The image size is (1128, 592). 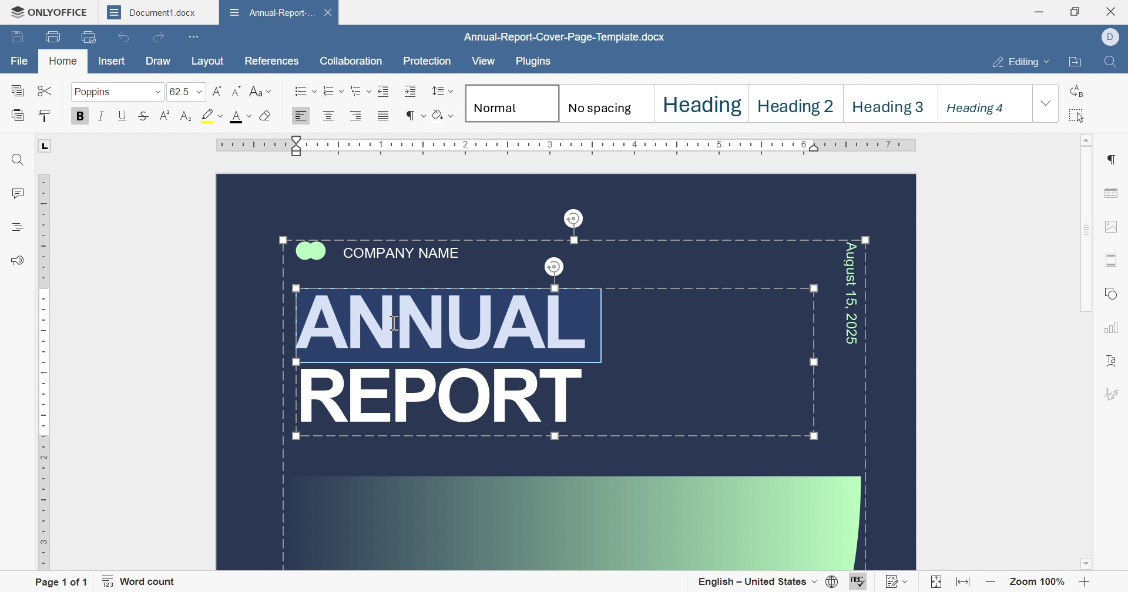 I want to click on zoom in, so click(x=1084, y=583).